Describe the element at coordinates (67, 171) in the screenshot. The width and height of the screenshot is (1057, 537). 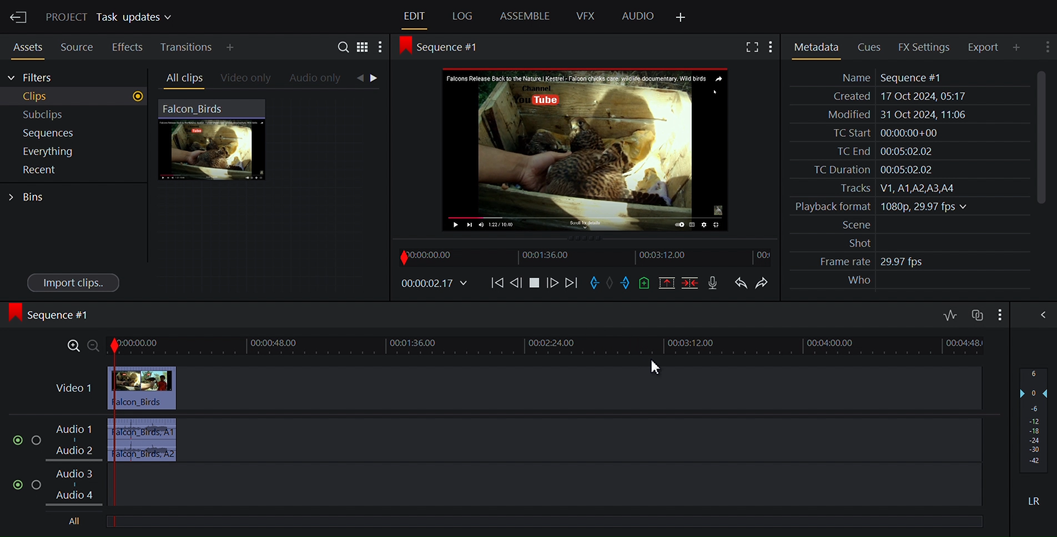
I see `Recent` at that location.